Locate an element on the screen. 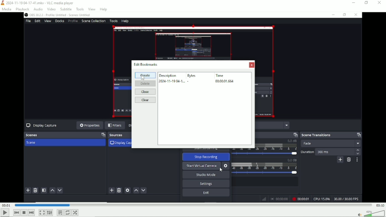  Bytes is located at coordinates (192, 75).